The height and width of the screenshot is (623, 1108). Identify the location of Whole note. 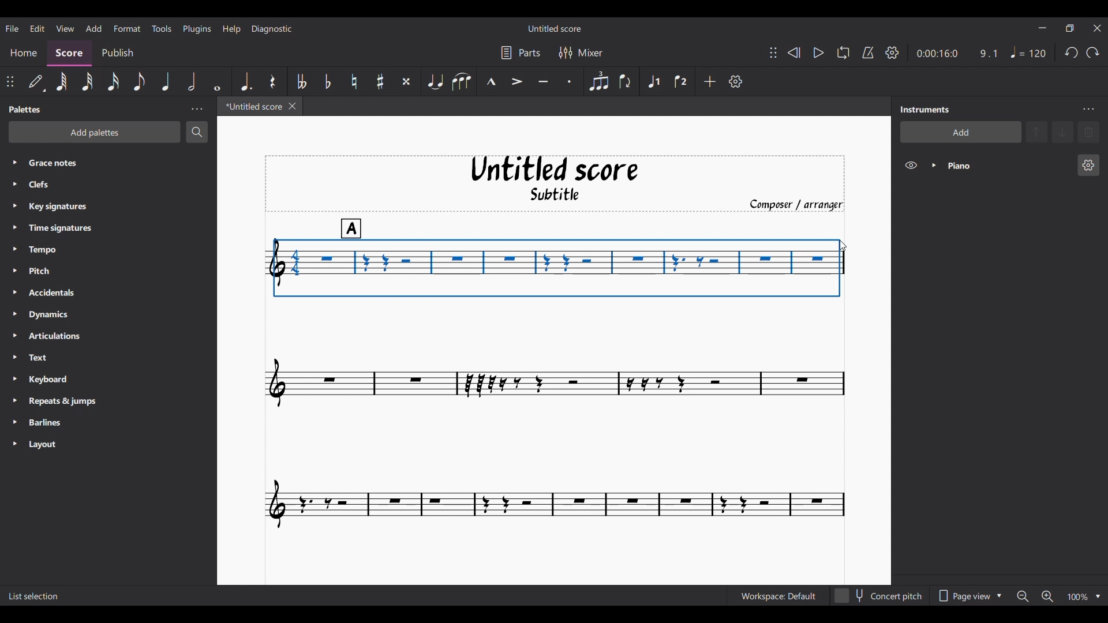
(217, 81).